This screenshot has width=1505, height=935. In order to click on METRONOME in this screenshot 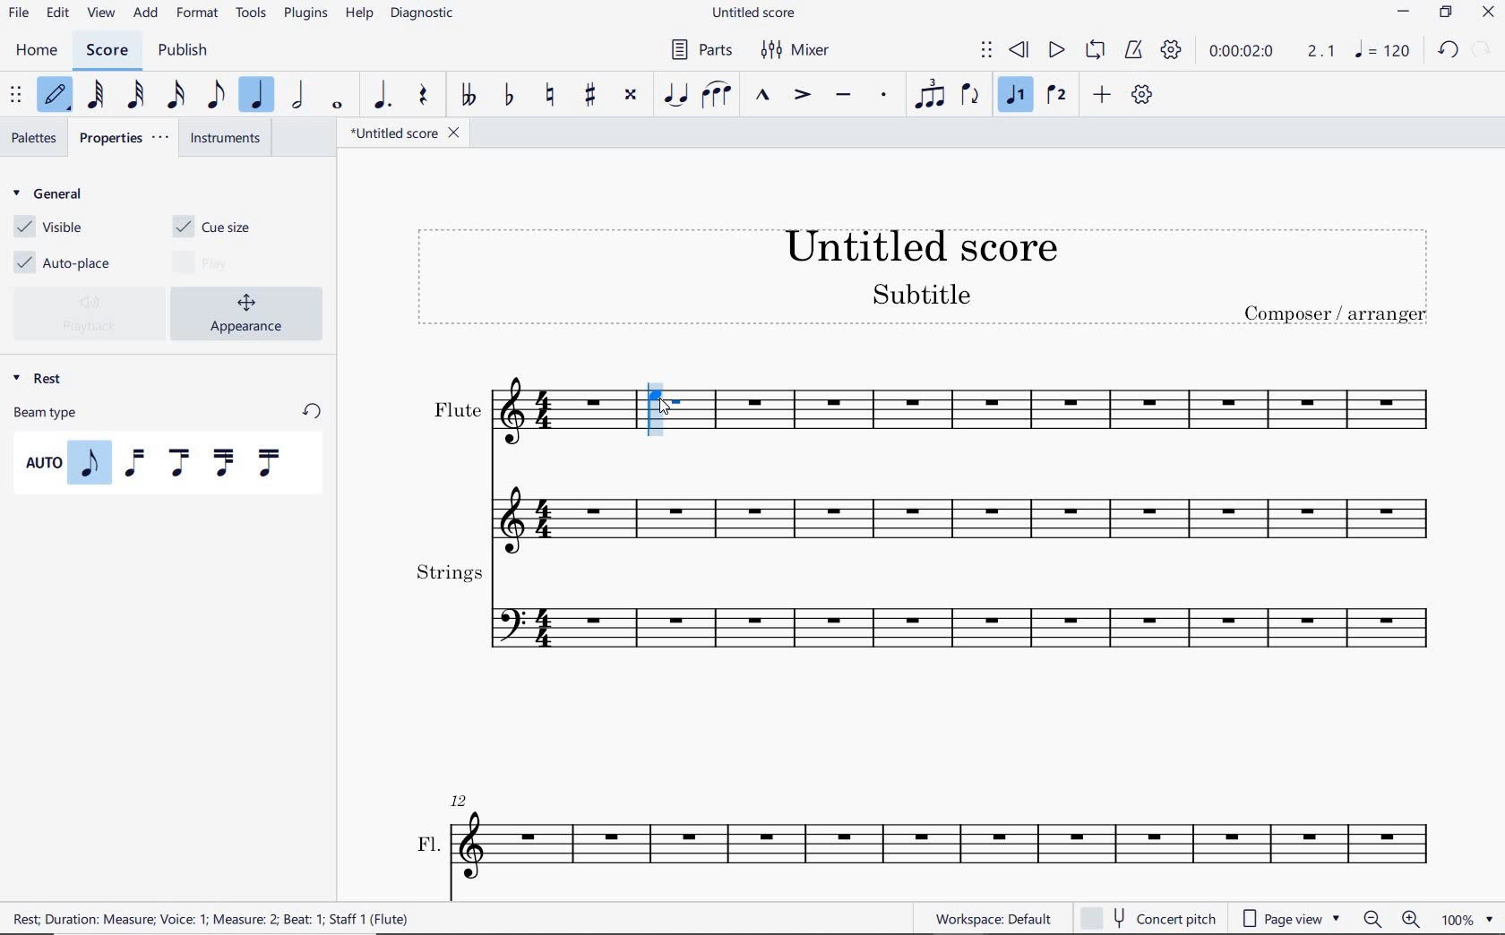, I will do `click(1137, 52)`.